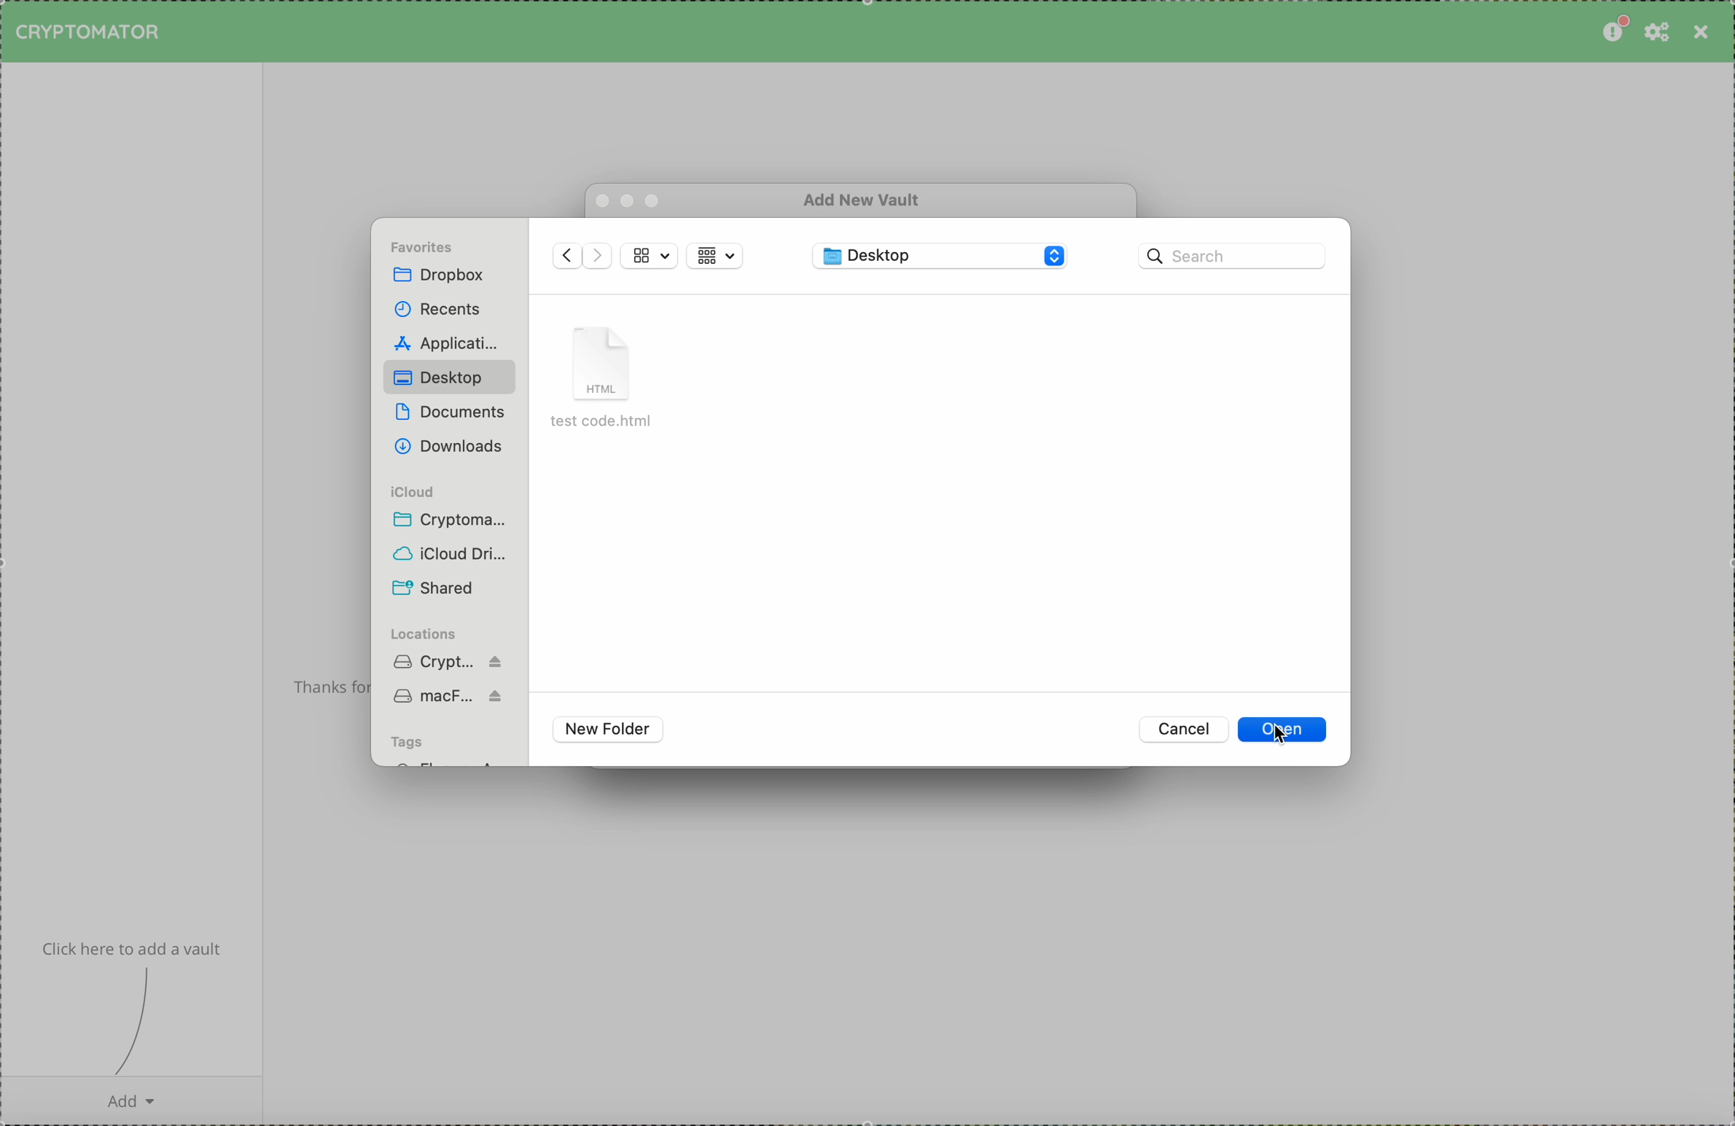 The image size is (1735, 1126). I want to click on add, so click(156, 1100).